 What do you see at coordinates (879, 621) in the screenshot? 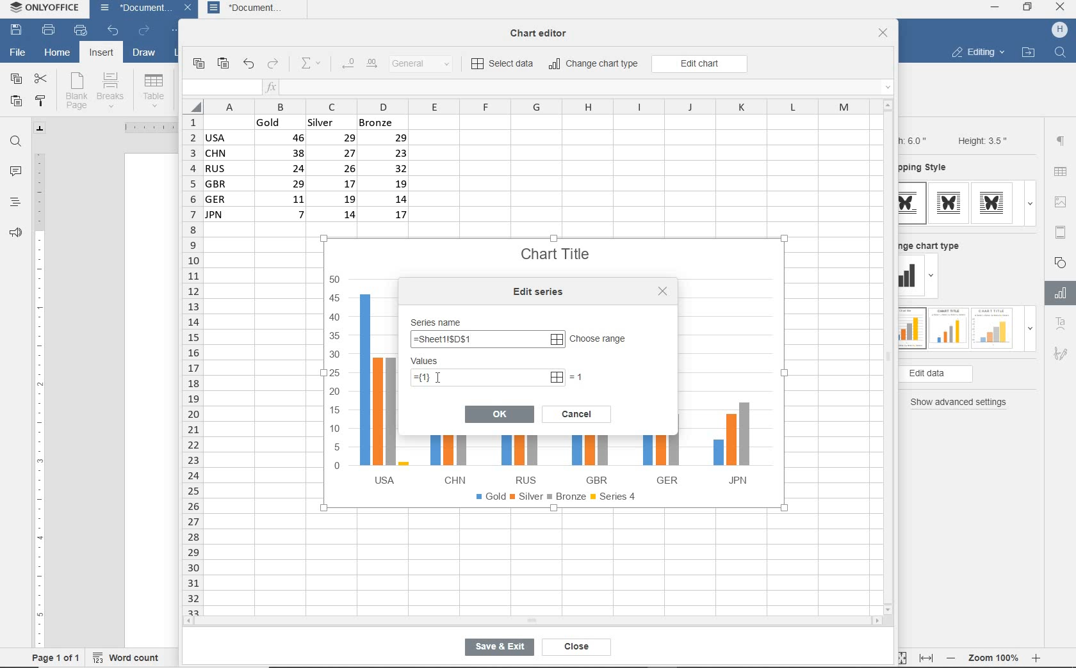
I see `scroll right` at bounding box center [879, 621].